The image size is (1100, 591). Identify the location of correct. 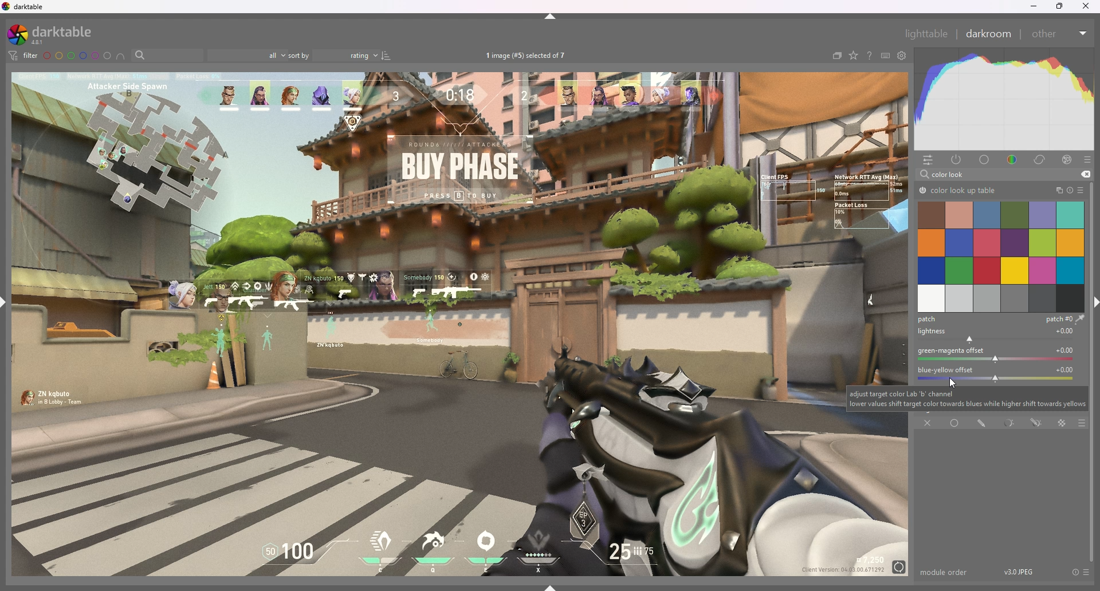
(1041, 159).